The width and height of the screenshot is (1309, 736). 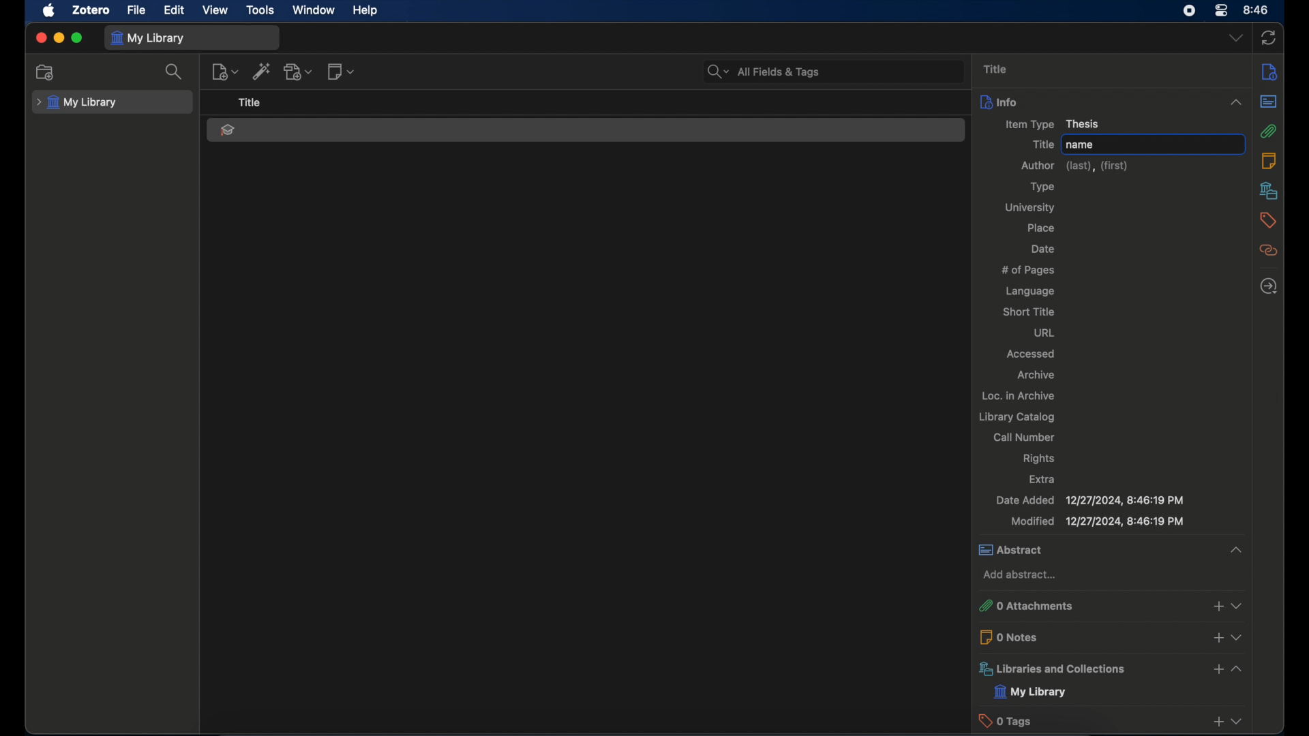 I want to click on rights, so click(x=1038, y=459).